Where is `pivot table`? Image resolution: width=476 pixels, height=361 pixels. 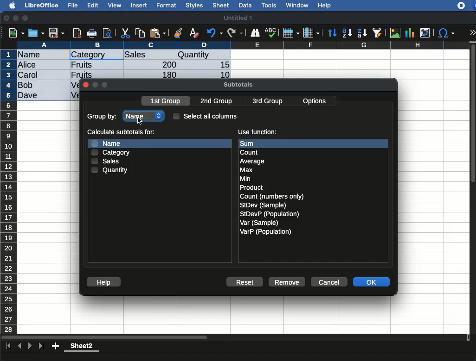 pivot table is located at coordinates (425, 33).